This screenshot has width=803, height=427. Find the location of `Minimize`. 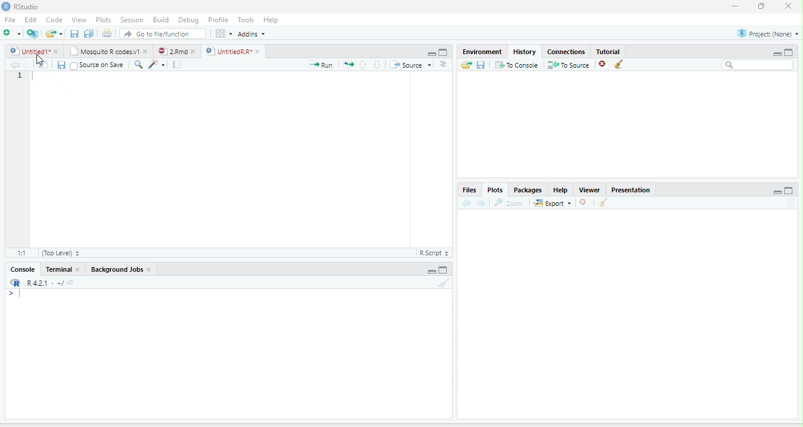

Minimize is located at coordinates (430, 272).